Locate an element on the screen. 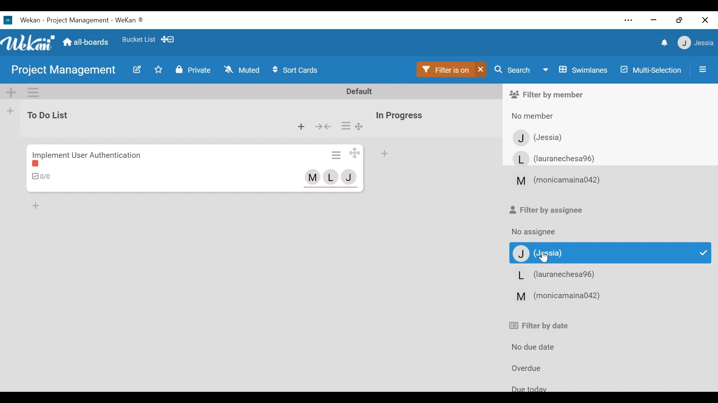  Close is located at coordinates (705, 19).